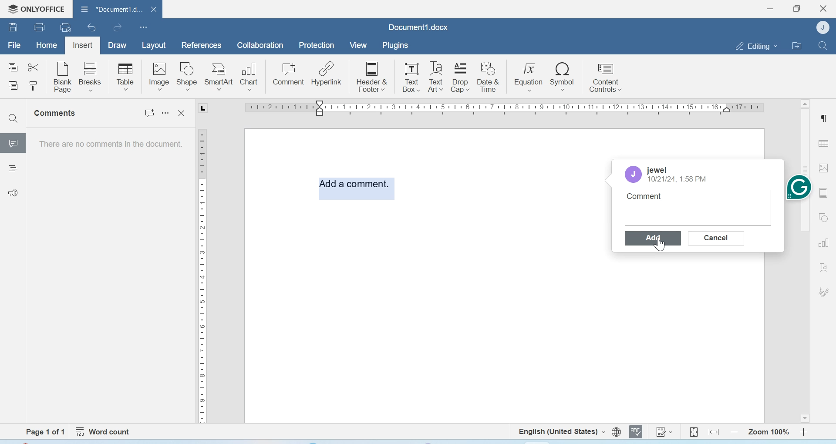 This screenshot has height=444, width=836. Describe the element at coordinates (66, 27) in the screenshot. I see `Quick print` at that location.